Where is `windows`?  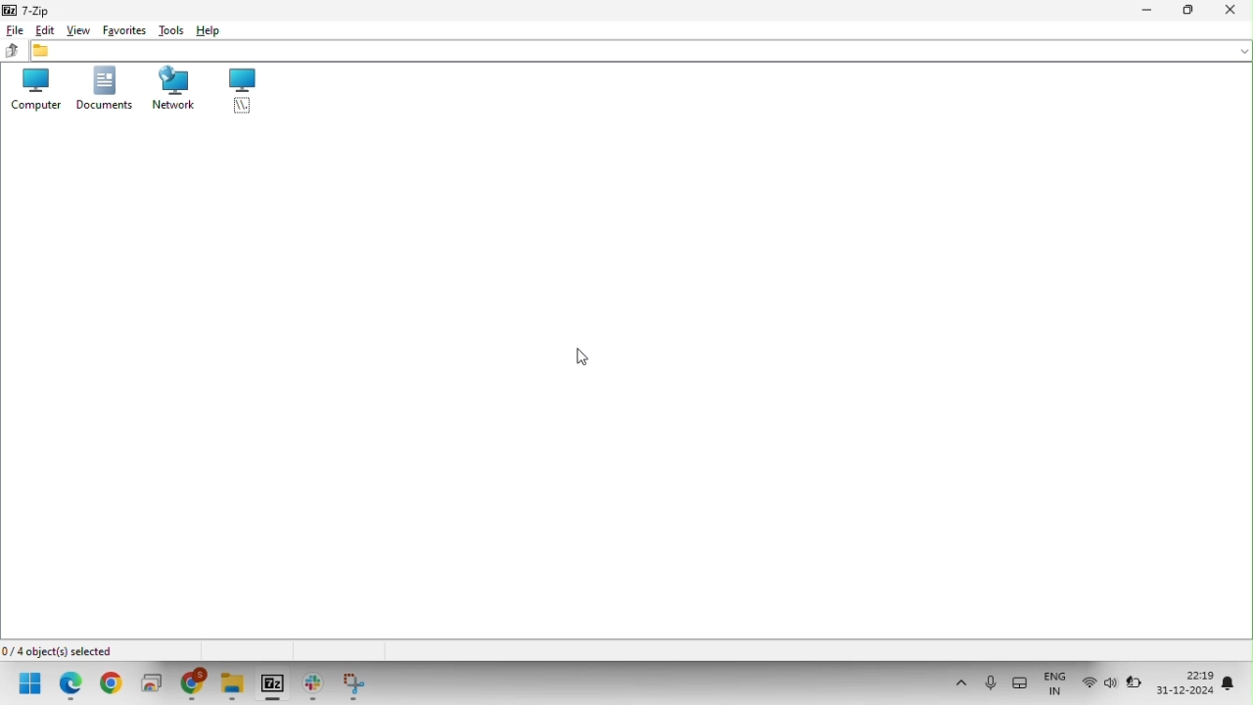 windows is located at coordinates (30, 686).